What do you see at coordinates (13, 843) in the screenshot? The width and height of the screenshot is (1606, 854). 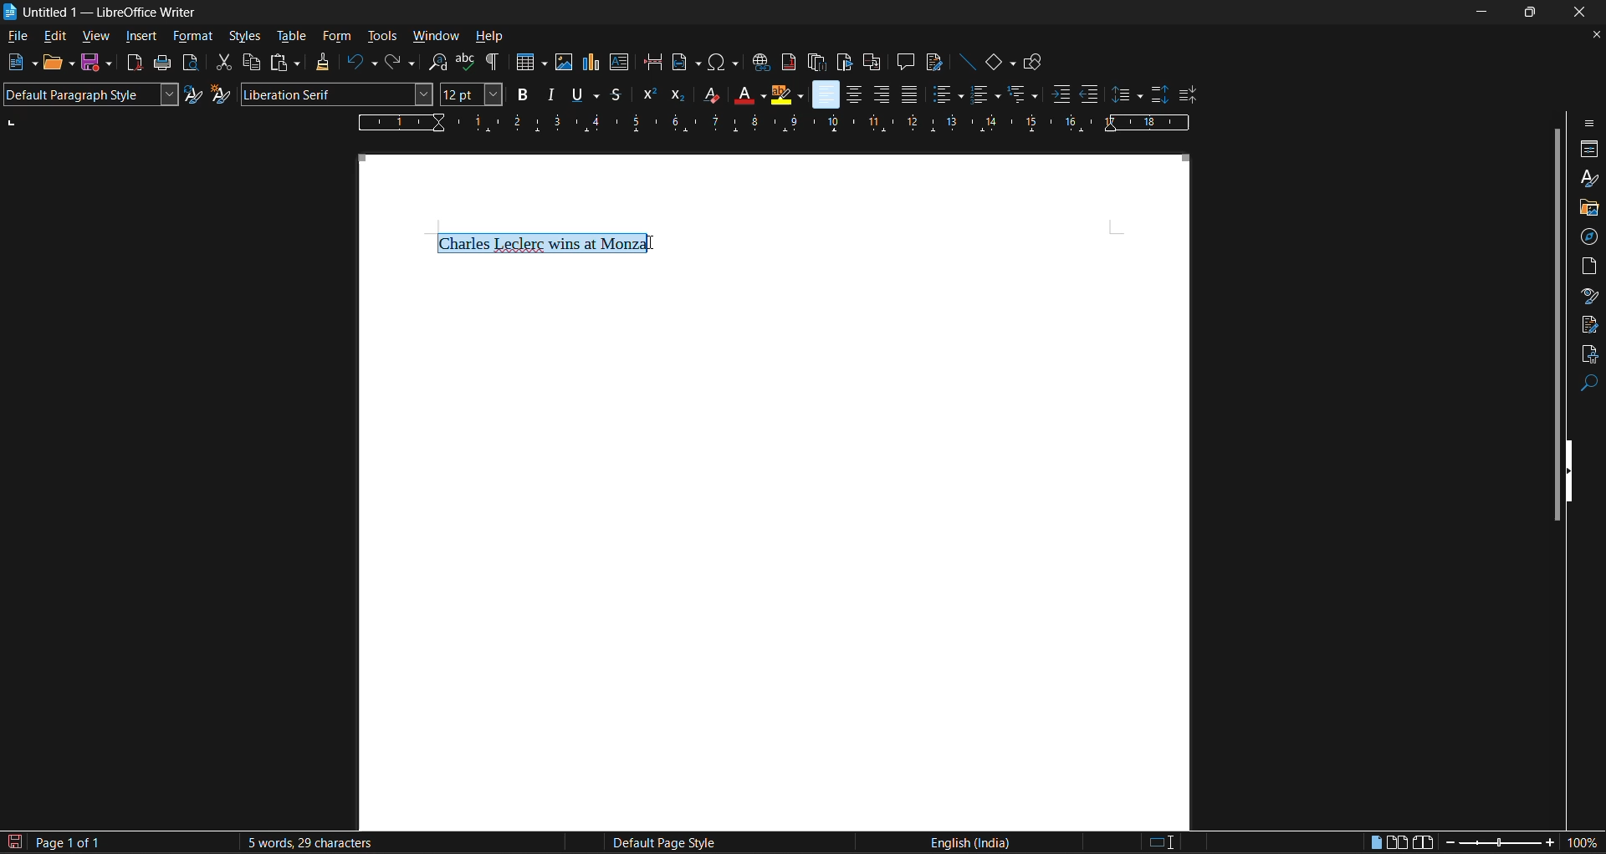 I see `click to save` at bounding box center [13, 843].